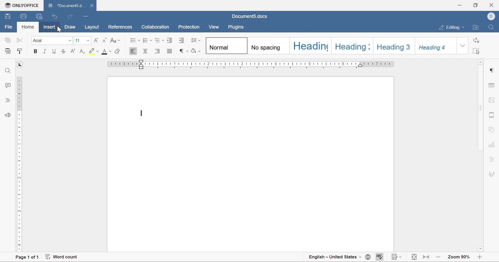 This screenshot has width=499, height=262. What do you see at coordinates (155, 27) in the screenshot?
I see `collaboration` at bounding box center [155, 27].